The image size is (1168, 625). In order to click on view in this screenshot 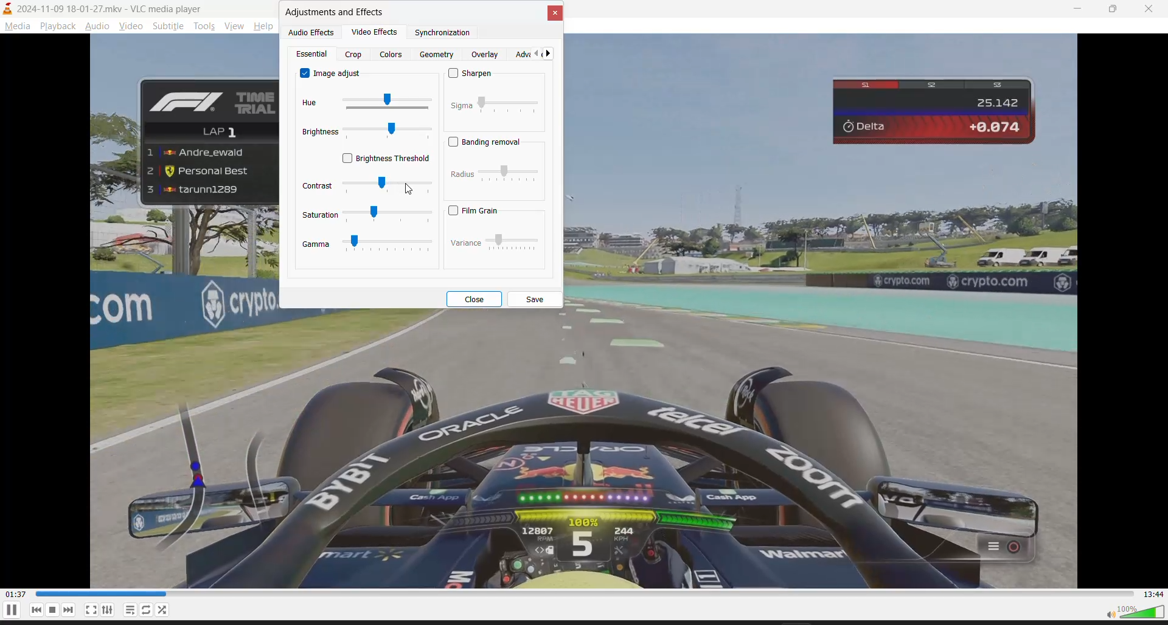, I will do `click(234, 27)`.